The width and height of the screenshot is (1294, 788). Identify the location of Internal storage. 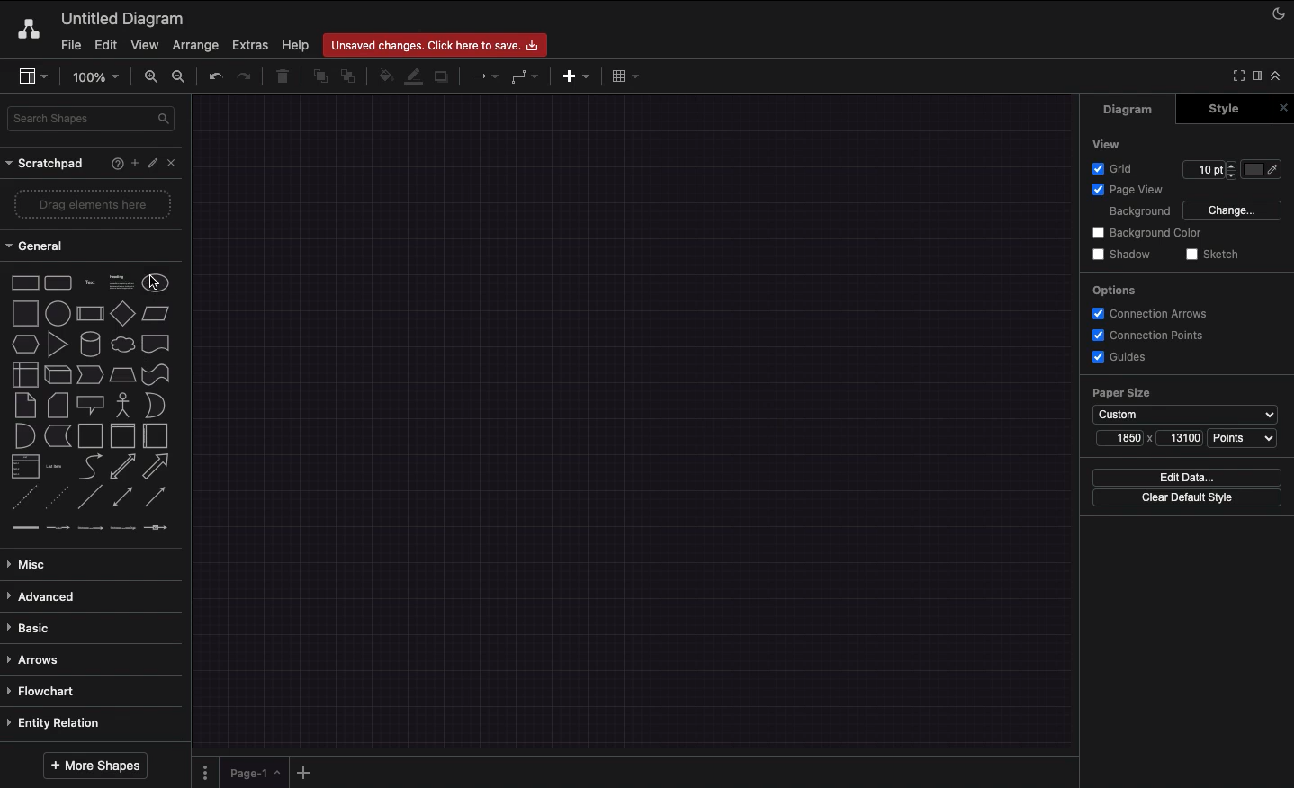
(24, 373).